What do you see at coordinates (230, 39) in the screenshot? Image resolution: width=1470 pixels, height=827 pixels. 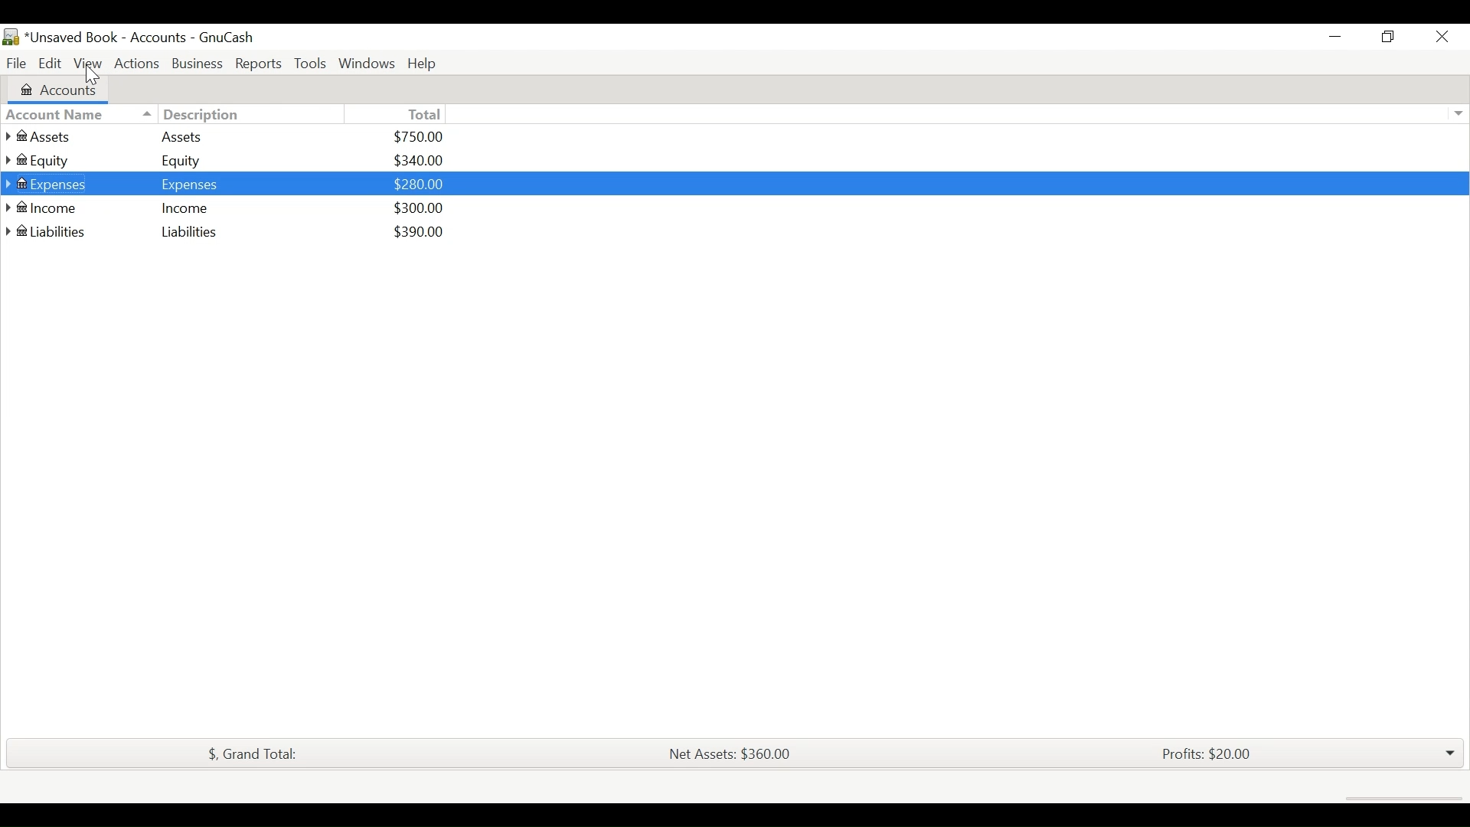 I see `GnuCash` at bounding box center [230, 39].